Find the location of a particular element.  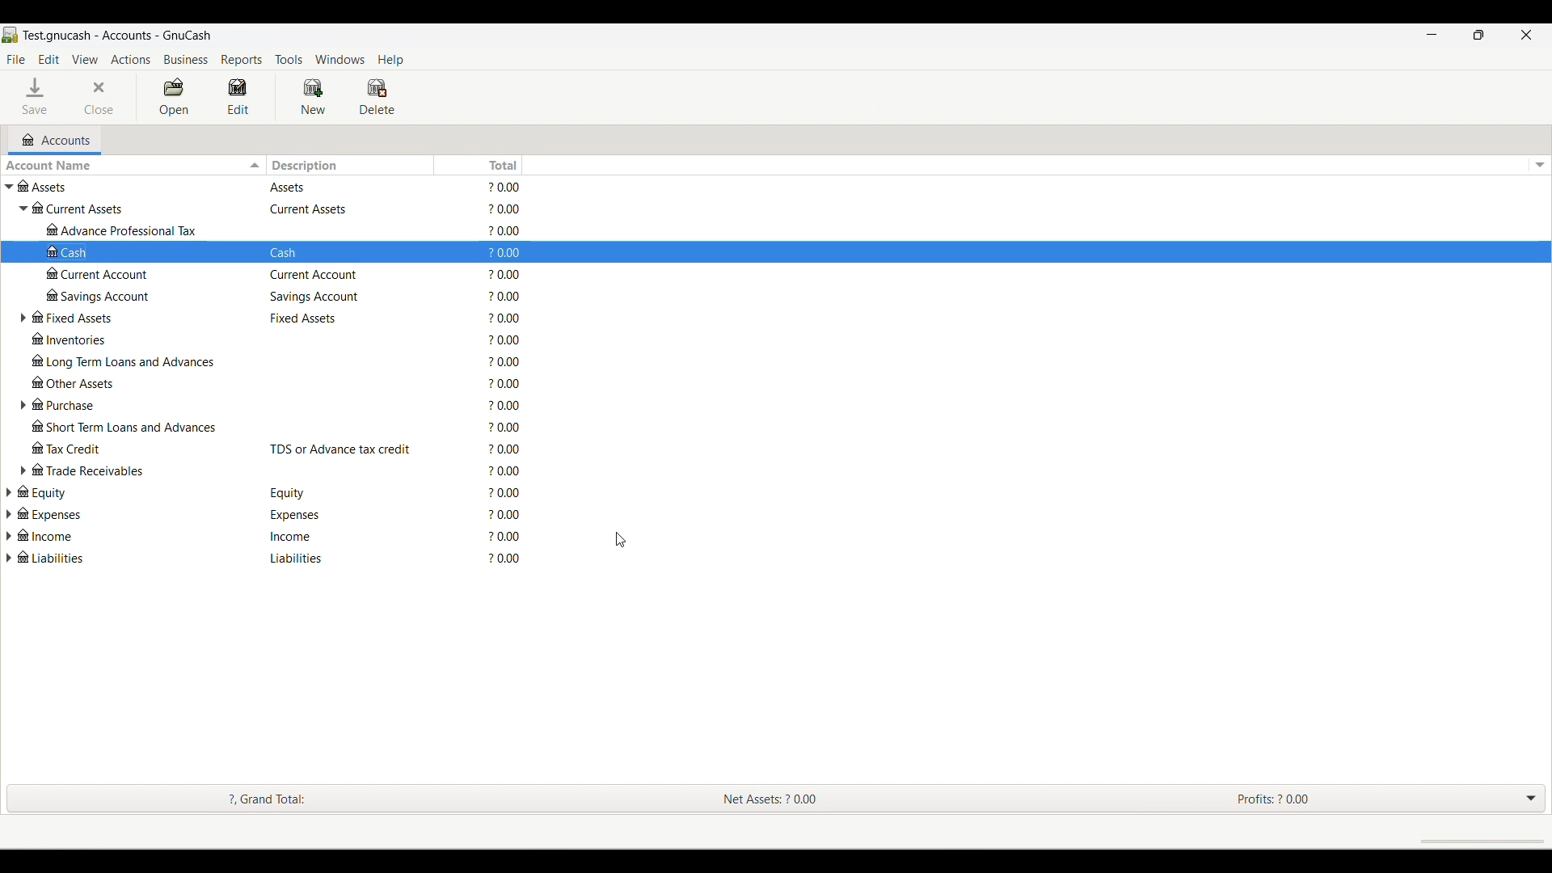

Software logo is located at coordinates (11, 35).